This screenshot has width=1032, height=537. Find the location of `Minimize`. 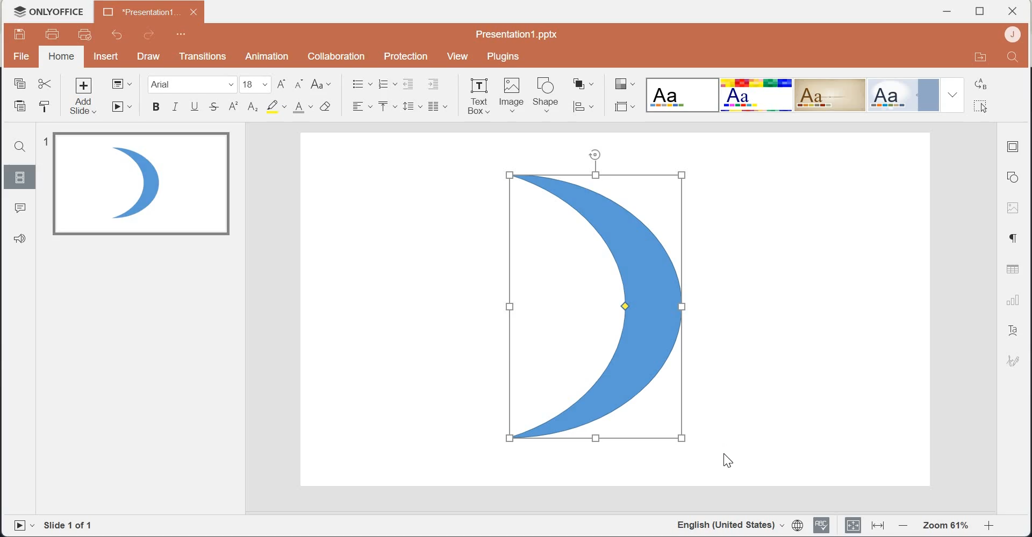

Minimize is located at coordinates (948, 12).